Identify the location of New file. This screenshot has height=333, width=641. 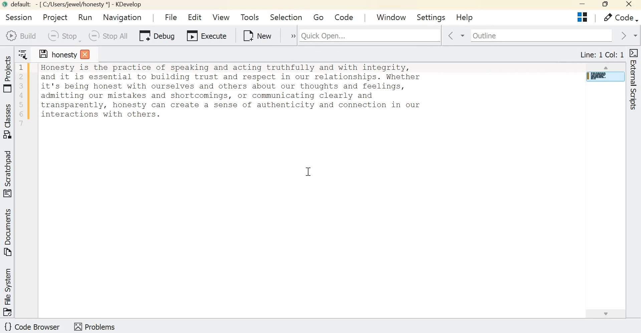
(258, 35).